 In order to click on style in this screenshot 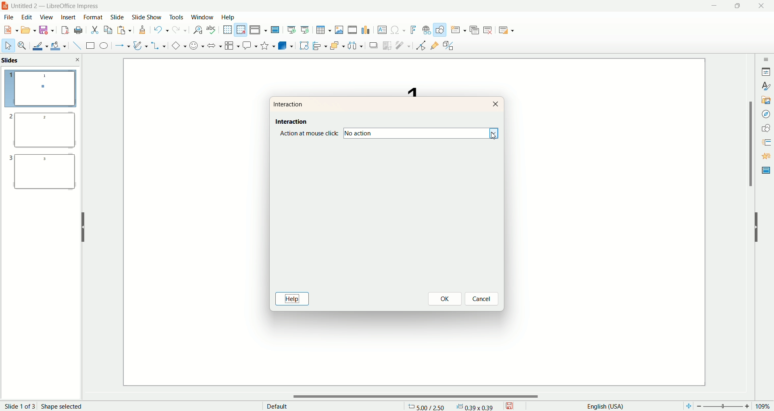, I will do `click(765, 86)`.